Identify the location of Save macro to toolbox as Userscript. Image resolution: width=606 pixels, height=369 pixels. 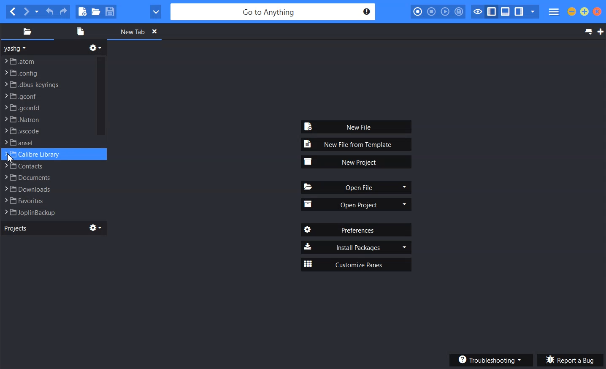
(459, 11).